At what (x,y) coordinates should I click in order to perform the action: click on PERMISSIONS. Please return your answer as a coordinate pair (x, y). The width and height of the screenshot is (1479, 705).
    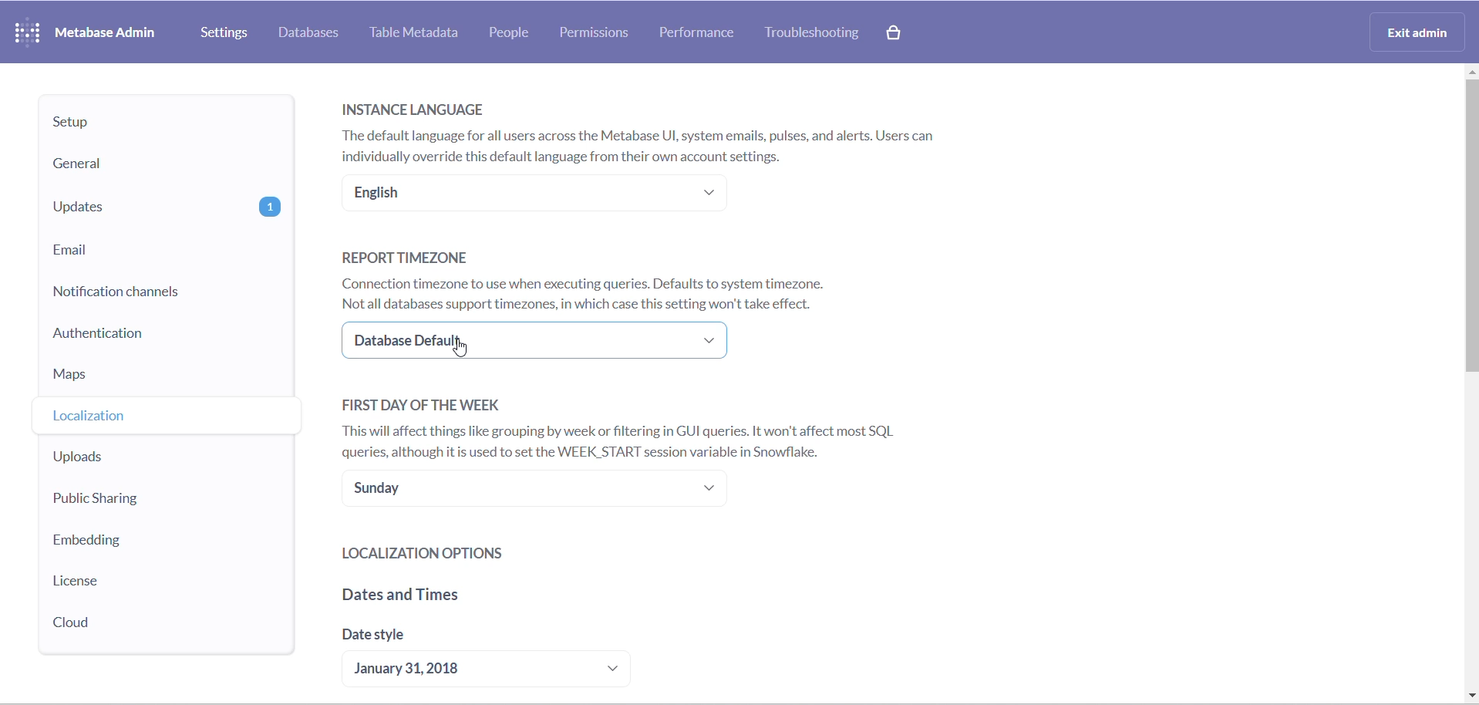
    Looking at the image, I should click on (599, 34).